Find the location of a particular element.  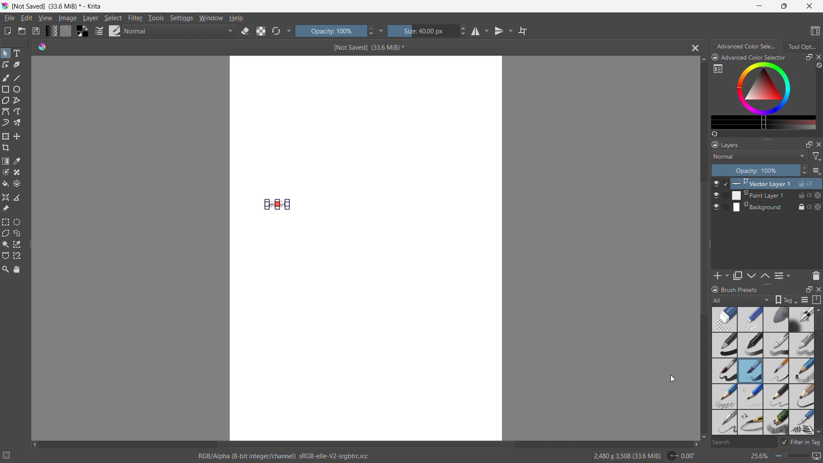

blending mode is located at coordinates (760, 156).